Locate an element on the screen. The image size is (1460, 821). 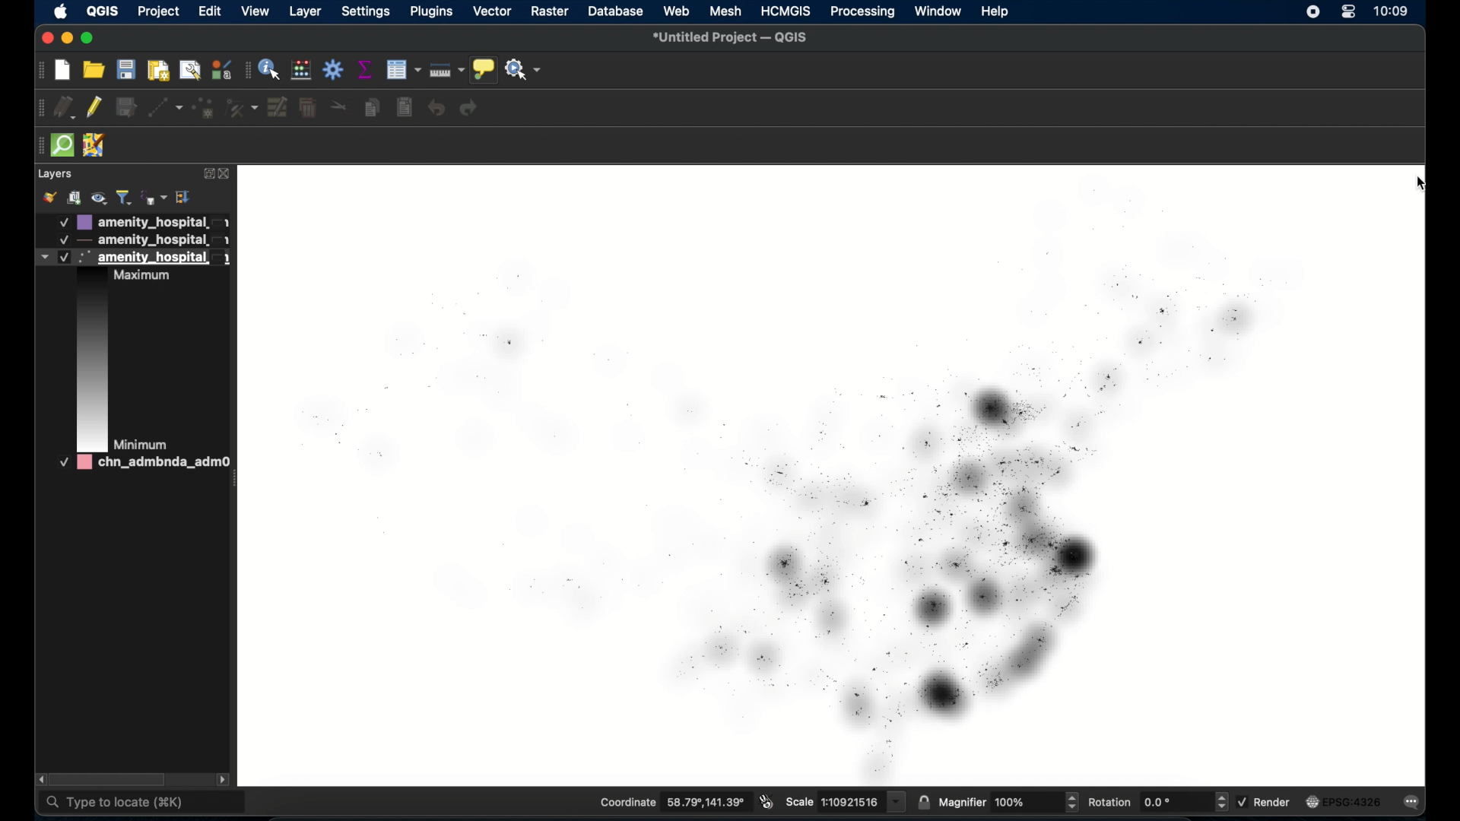
plugins is located at coordinates (433, 11).